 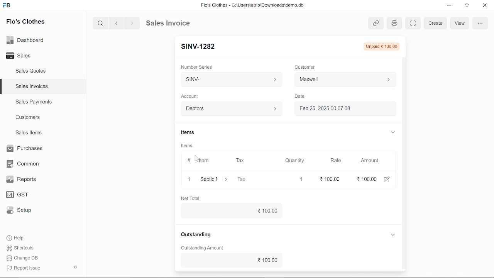 What do you see at coordinates (383, 46) in the screenshot?
I see `unpaid 100.00` at bounding box center [383, 46].